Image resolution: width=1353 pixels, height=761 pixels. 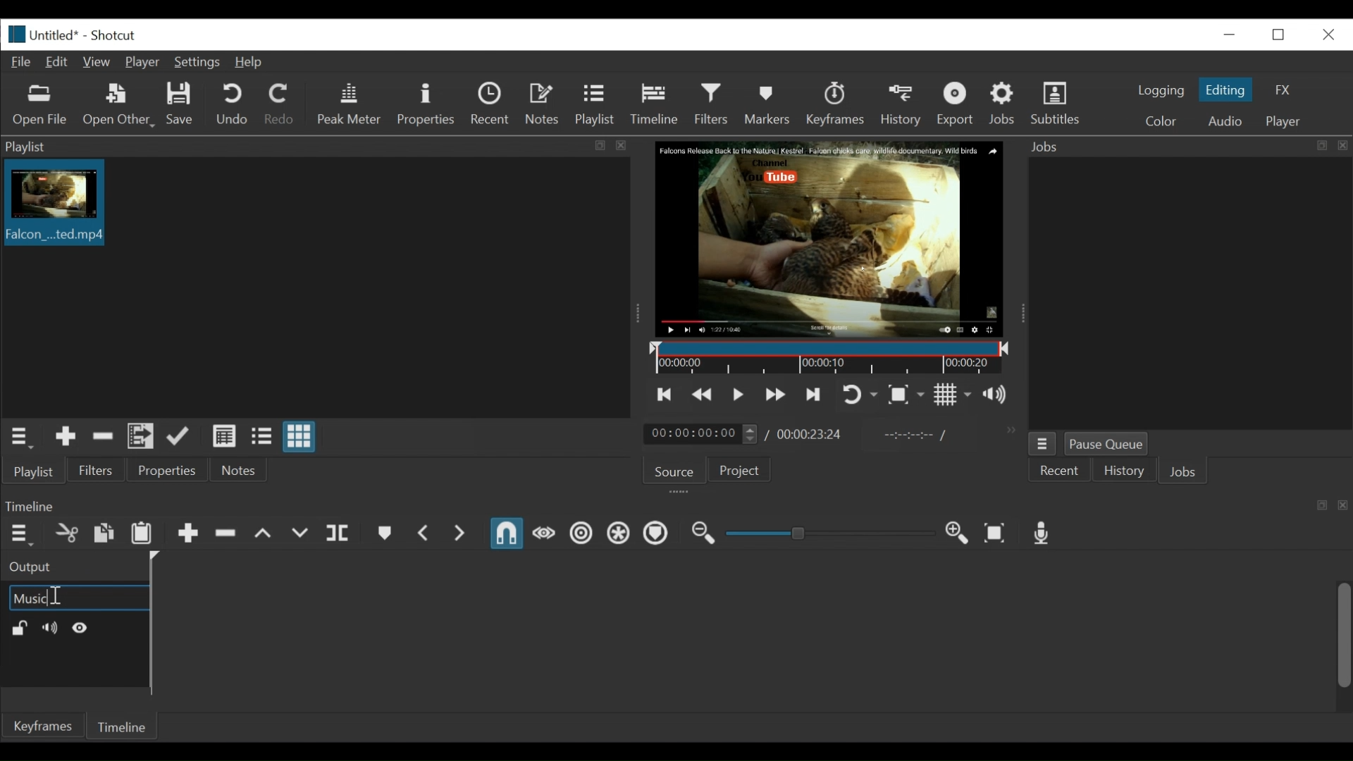 I want to click on Jobs menu, so click(x=1044, y=444).